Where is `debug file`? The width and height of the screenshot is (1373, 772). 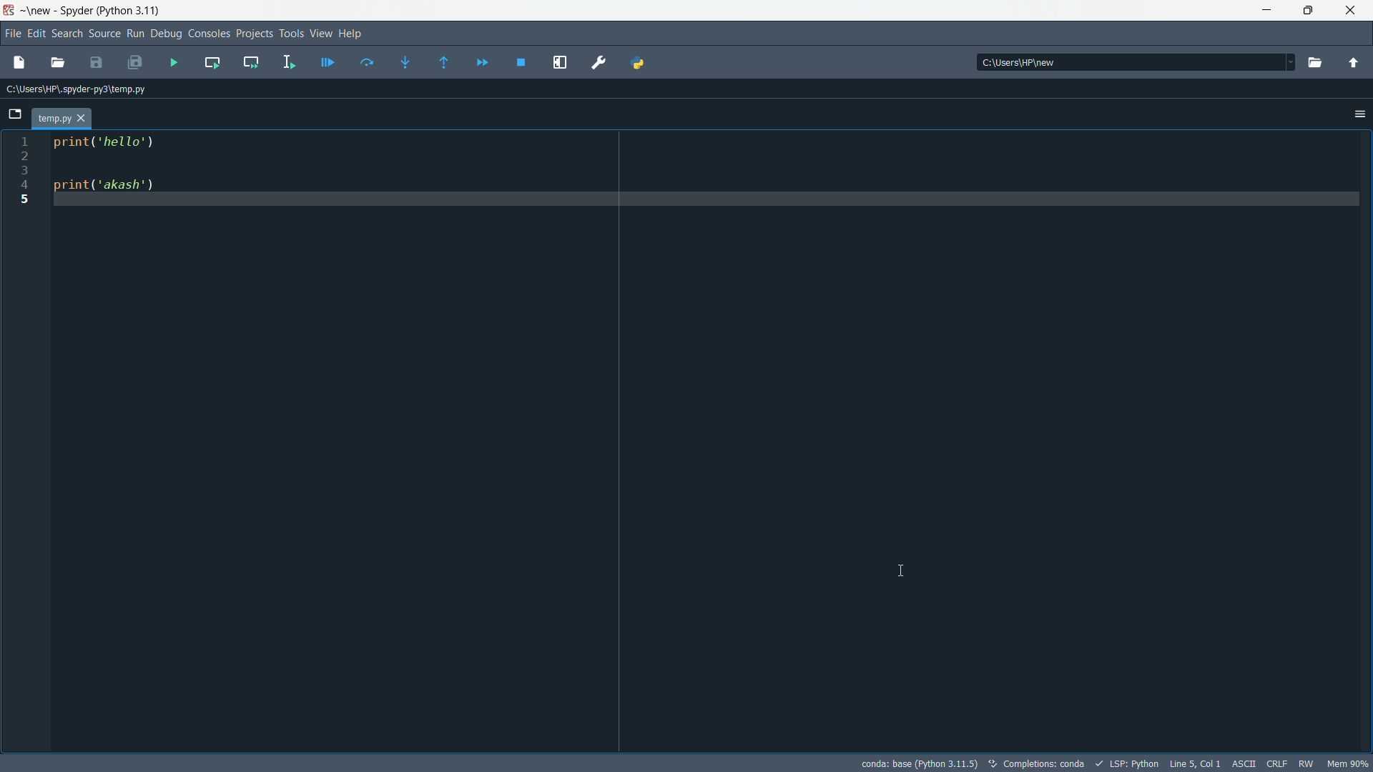
debug file is located at coordinates (328, 62).